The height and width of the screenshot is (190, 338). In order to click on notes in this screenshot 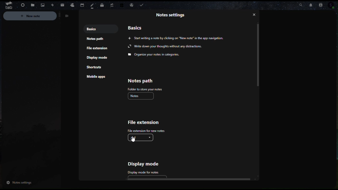, I will do `click(141, 96)`.